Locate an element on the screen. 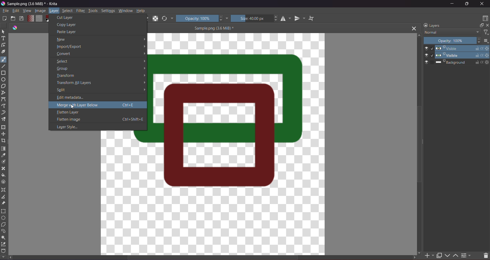 This screenshot has height=260, width=490. Merge with layer below is located at coordinates (96, 106).